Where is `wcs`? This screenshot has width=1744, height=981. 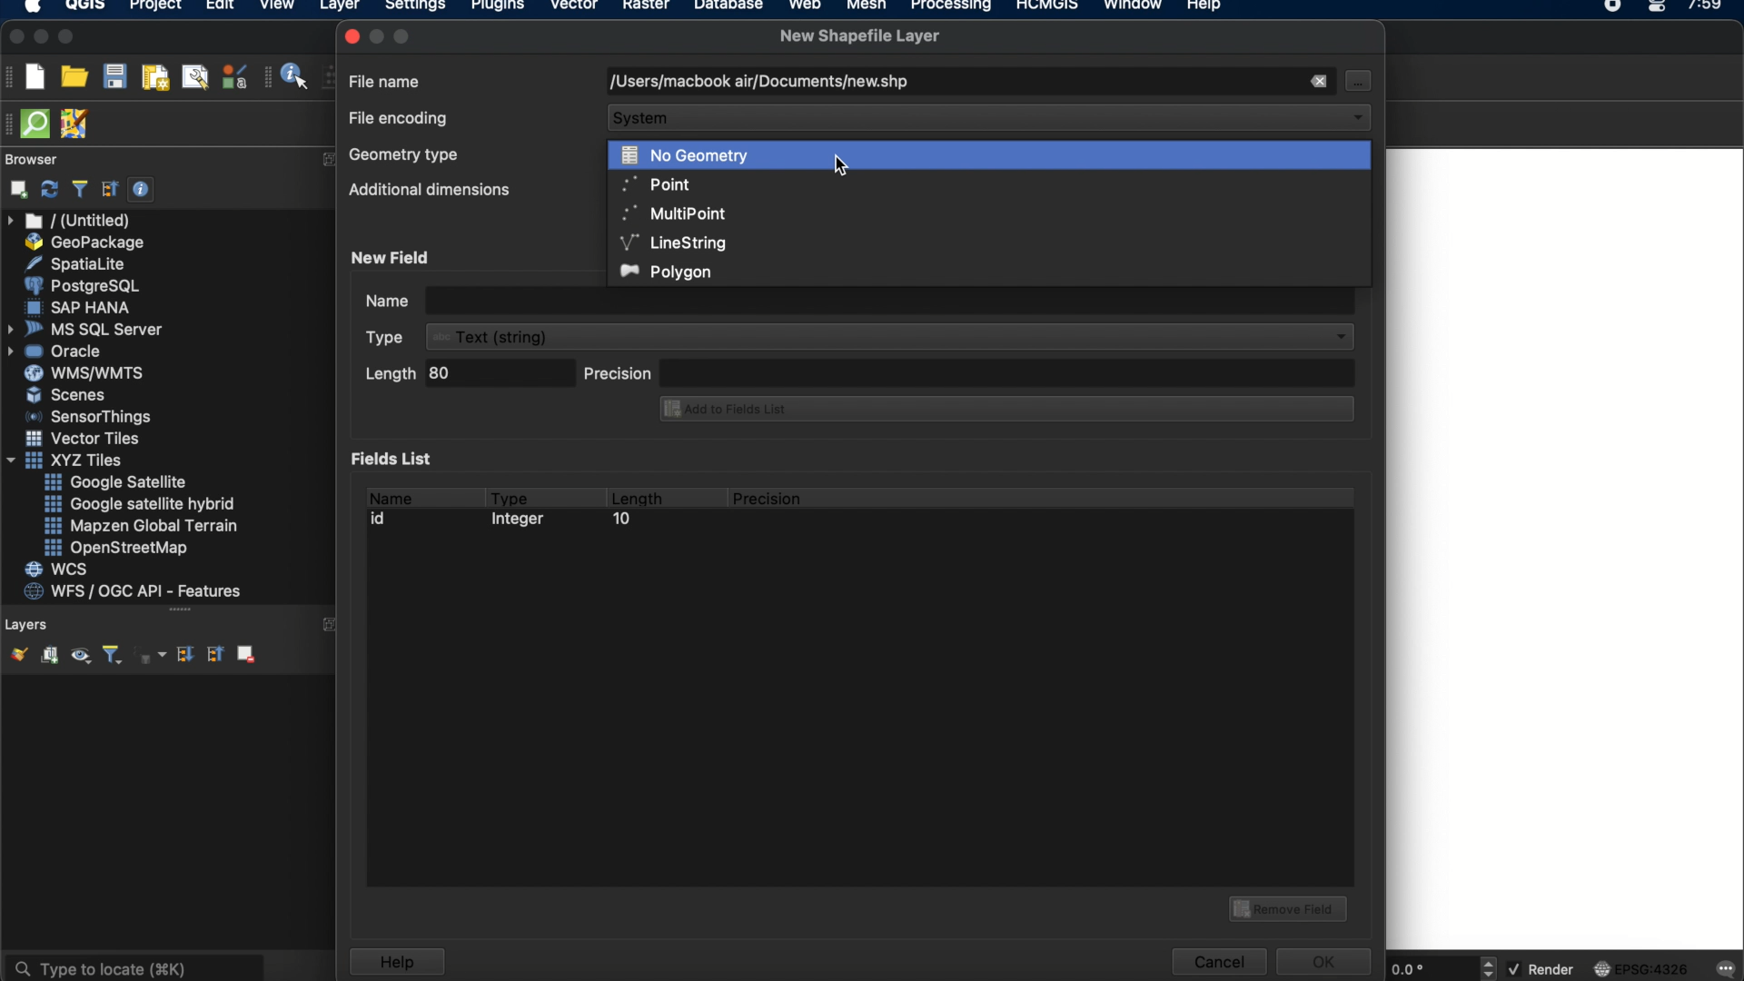 wcs is located at coordinates (59, 570).